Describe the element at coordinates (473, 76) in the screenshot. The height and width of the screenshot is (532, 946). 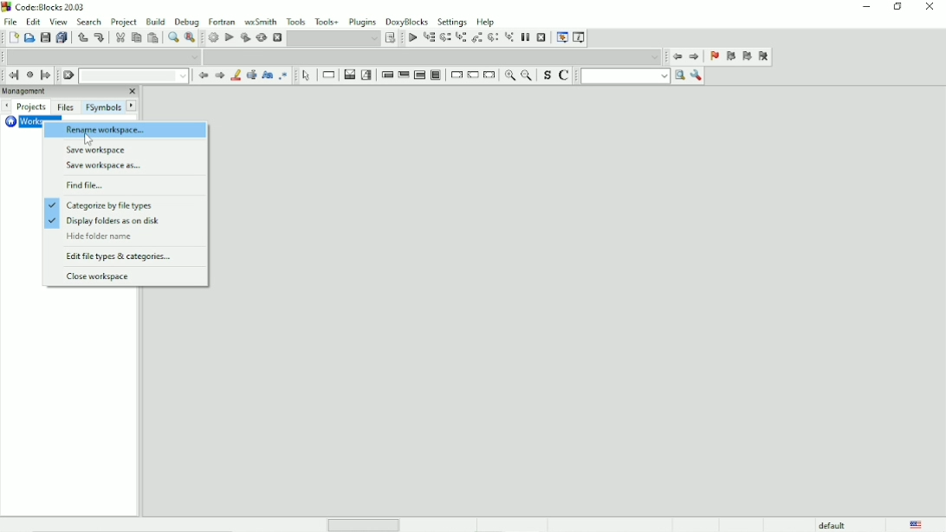
I see `Continue instruction` at that location.